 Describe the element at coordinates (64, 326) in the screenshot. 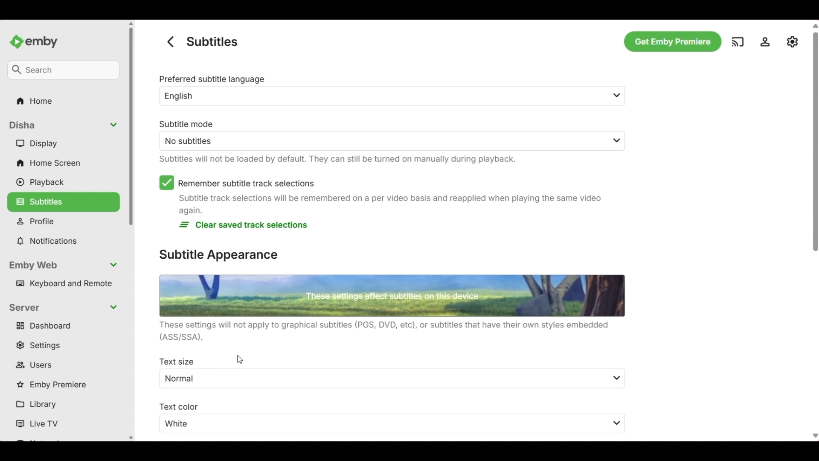

I see `Dashboard, current selection highlighted` at that location.